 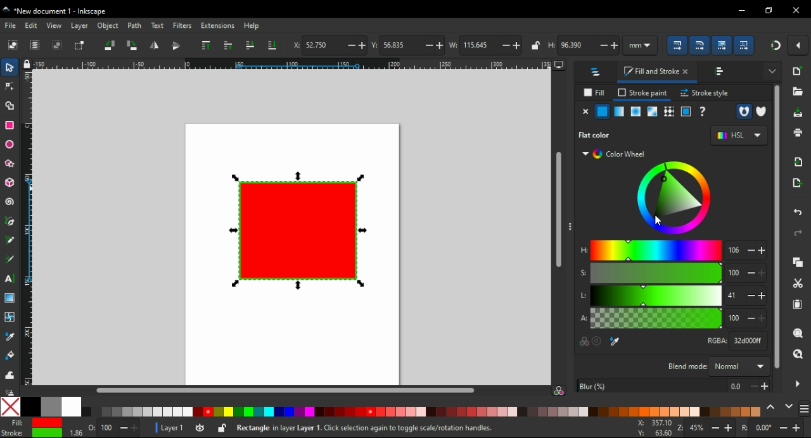 I want to click on vertical coordinates of selection, so click(x=373, y=45).